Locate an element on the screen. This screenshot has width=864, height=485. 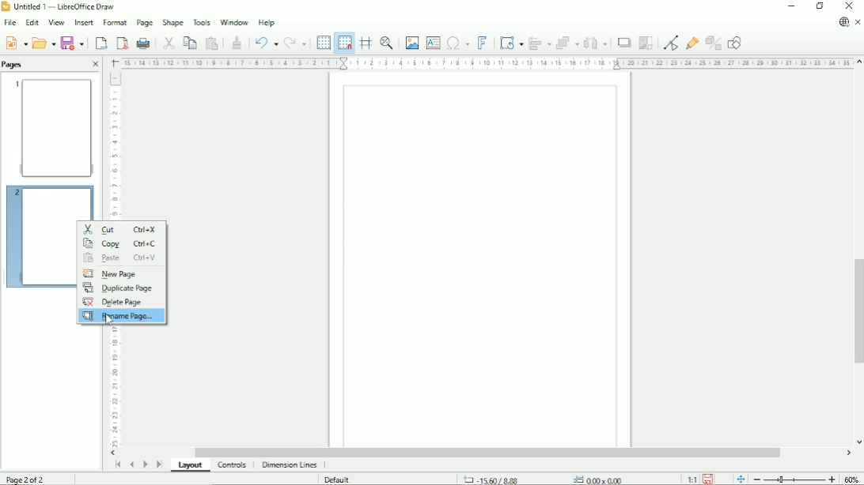
Insert fontwork text is located at coordinates (483, 42).